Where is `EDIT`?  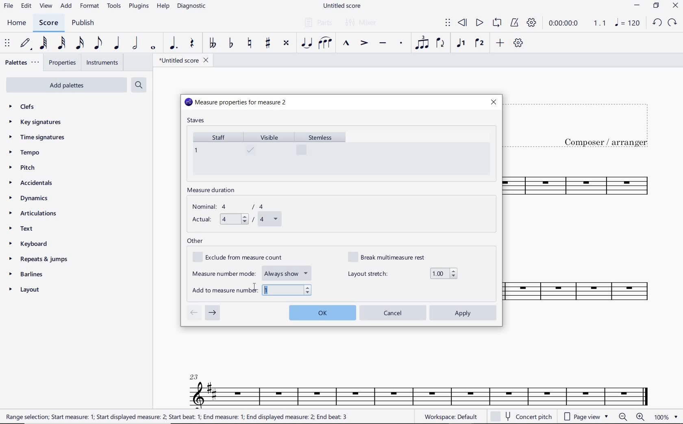 EDIT is located at coordinates (26, 7).